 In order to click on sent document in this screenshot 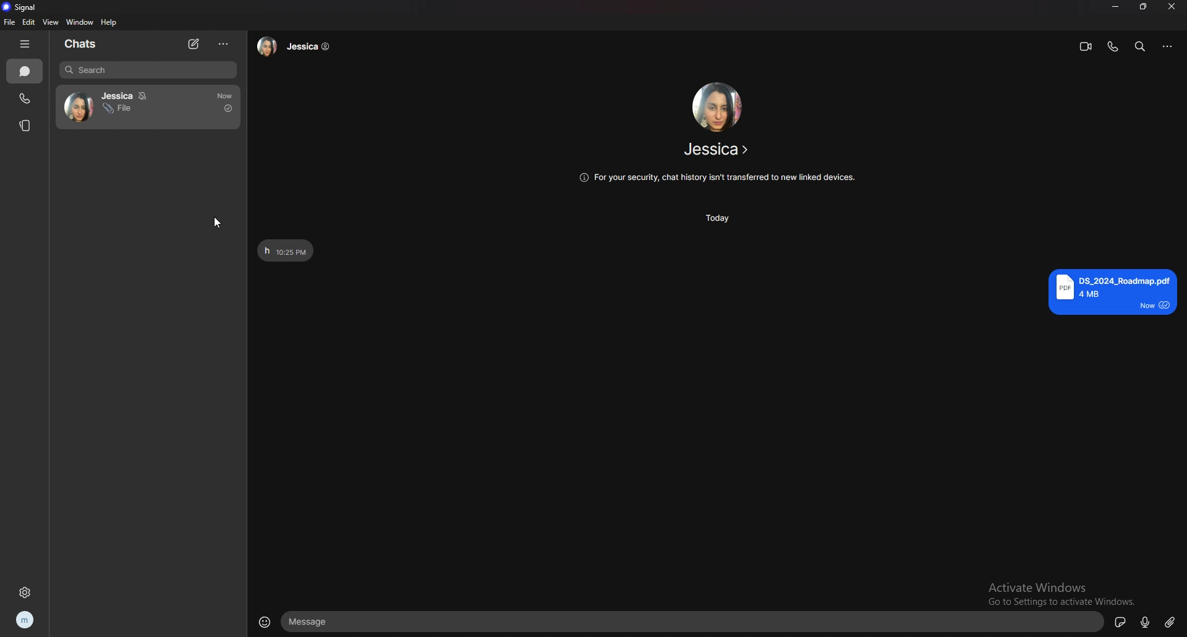, I will do `click(1112, 292)`.